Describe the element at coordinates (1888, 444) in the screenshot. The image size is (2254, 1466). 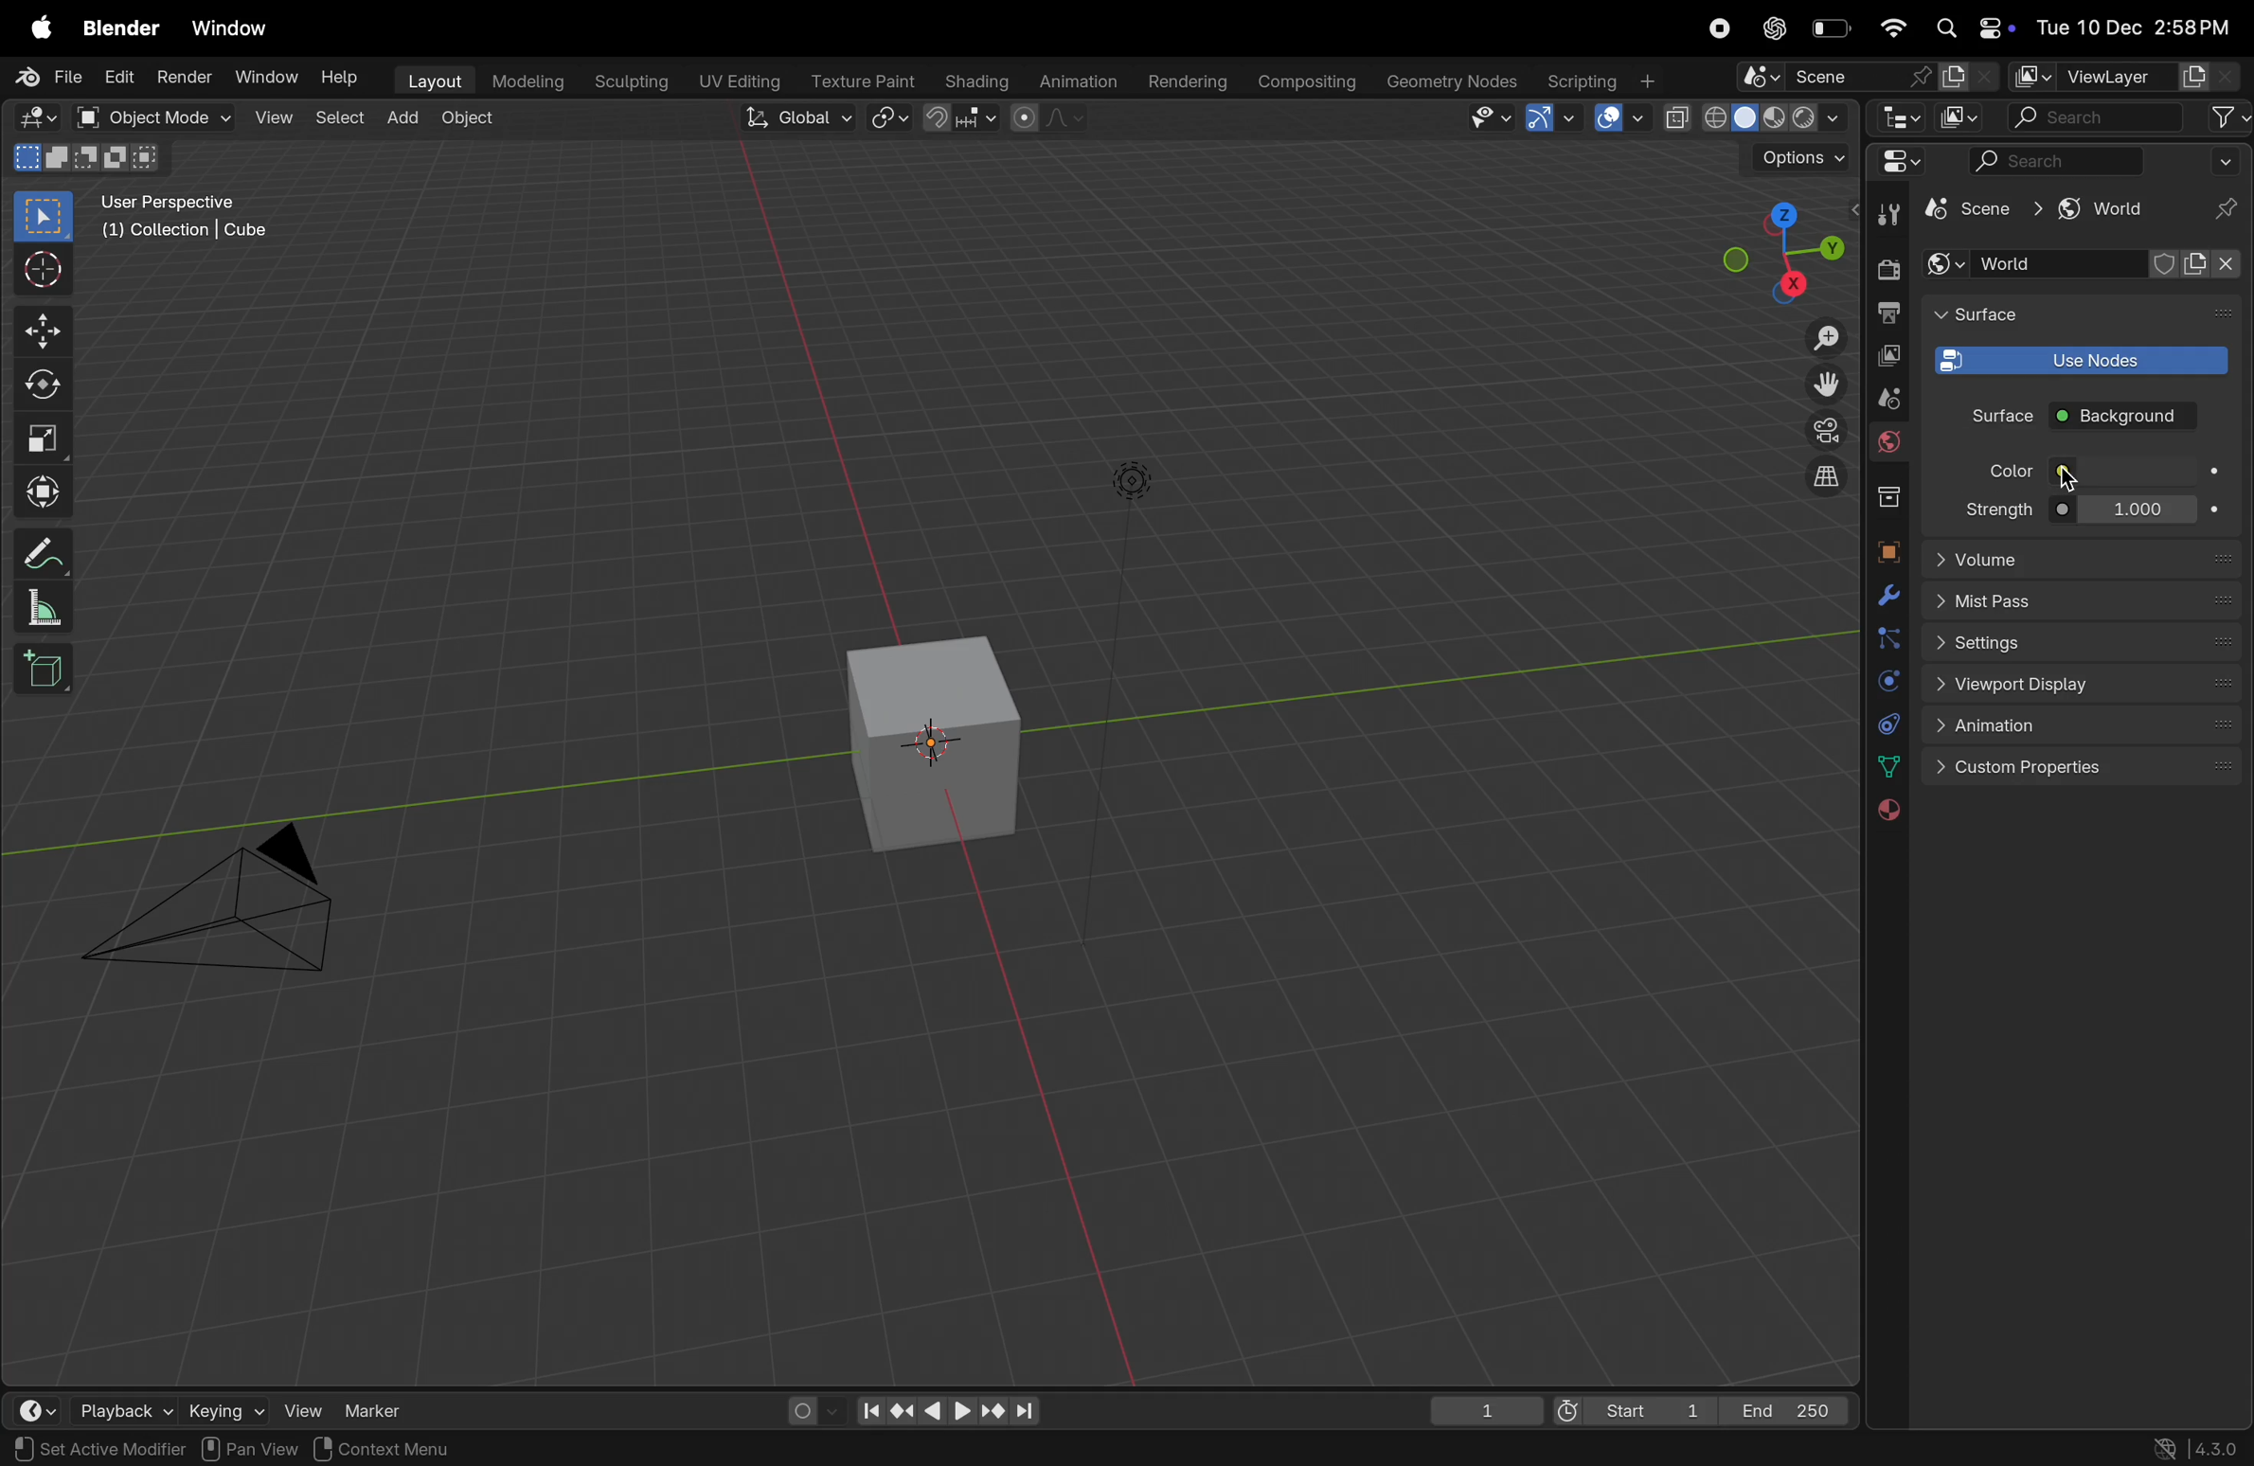
I see `World` at that location.